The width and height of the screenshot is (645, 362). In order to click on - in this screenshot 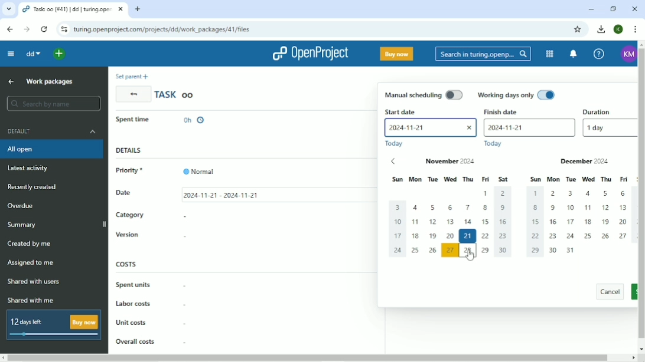, I will do `click(188, 238)`.